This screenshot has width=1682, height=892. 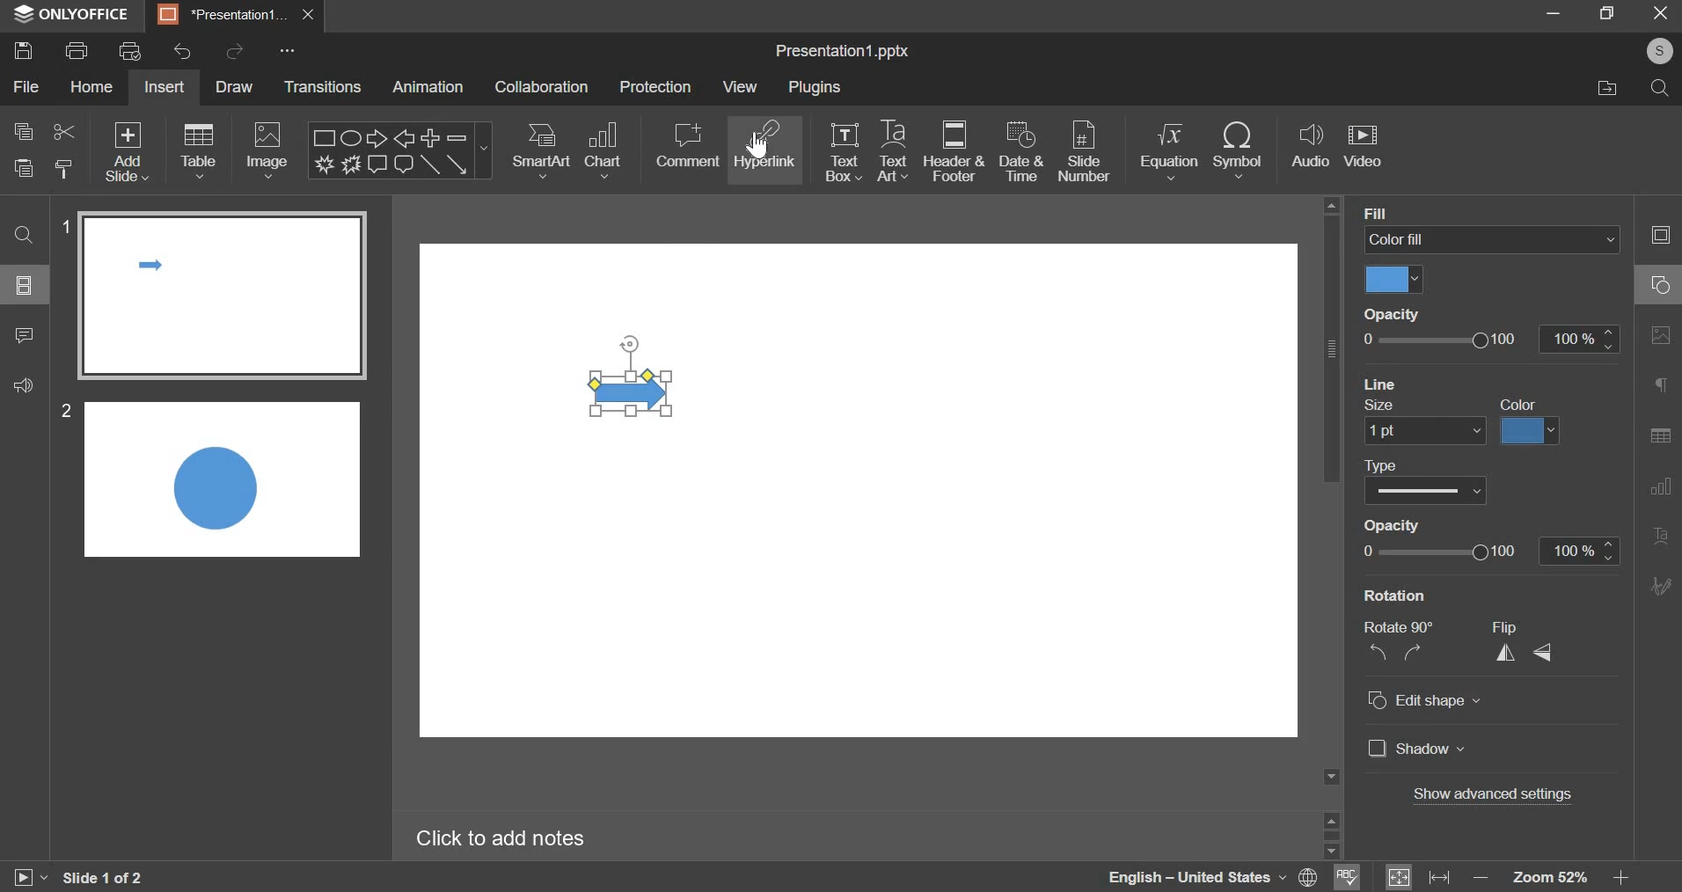 What do you see at coordinates (1662, 90) in the screenshot?
I see `search` at bounding box center [1662, 90].